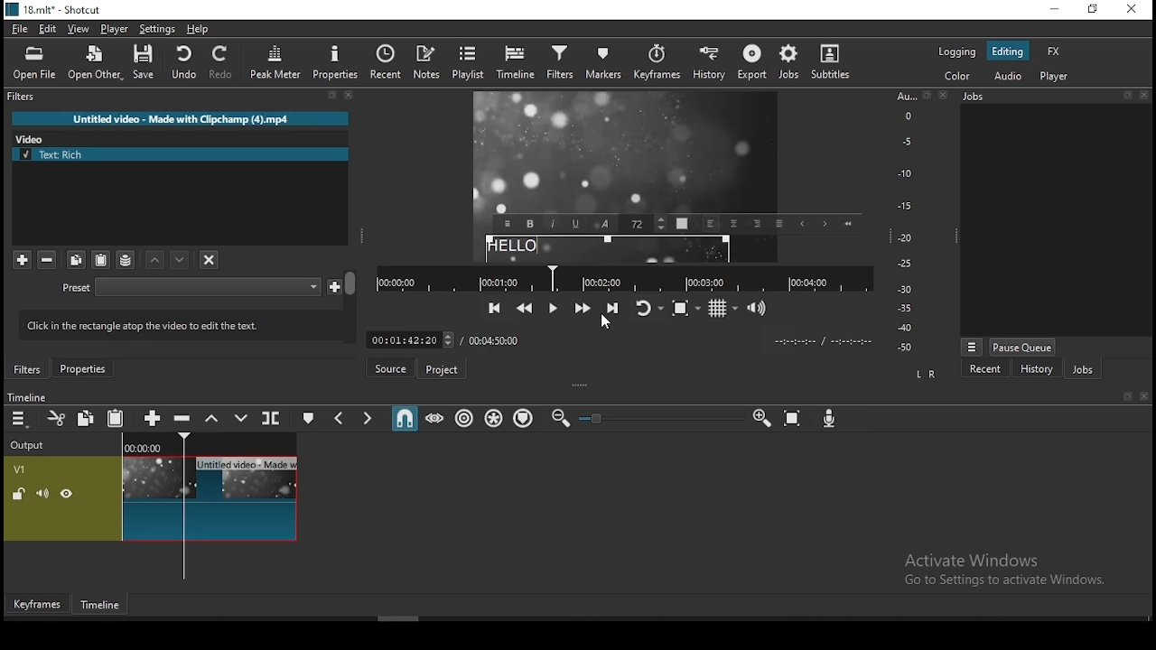  What do you see at coordinates (332, 96) in the screenshot?
I see `Detach` at bounding box center [332, 96].